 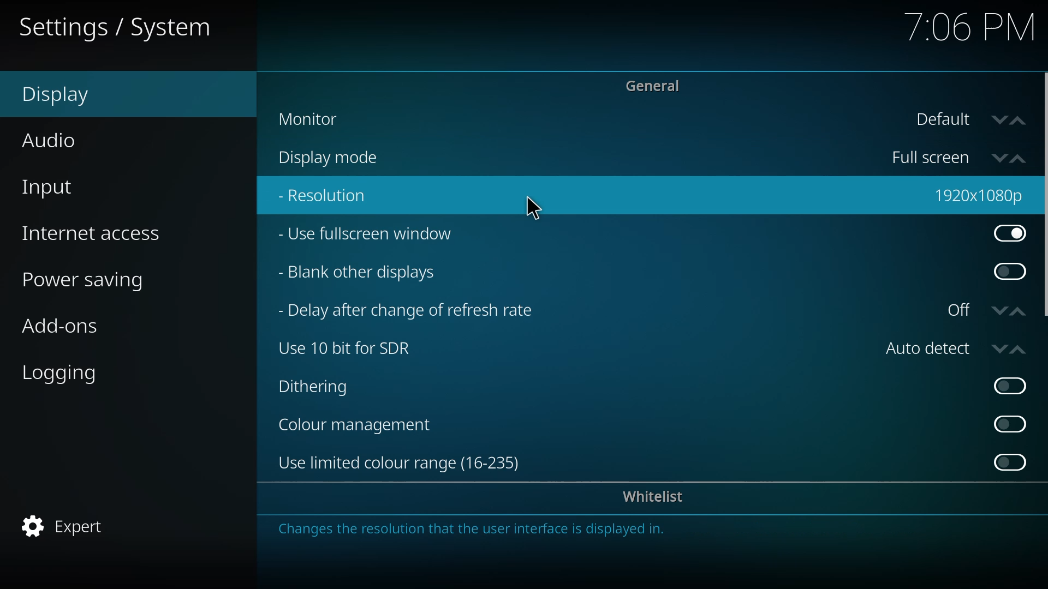 What do you see at coordinates (59, 141) in the screenshot?
I see `audio` at bounding box center [59, 141].